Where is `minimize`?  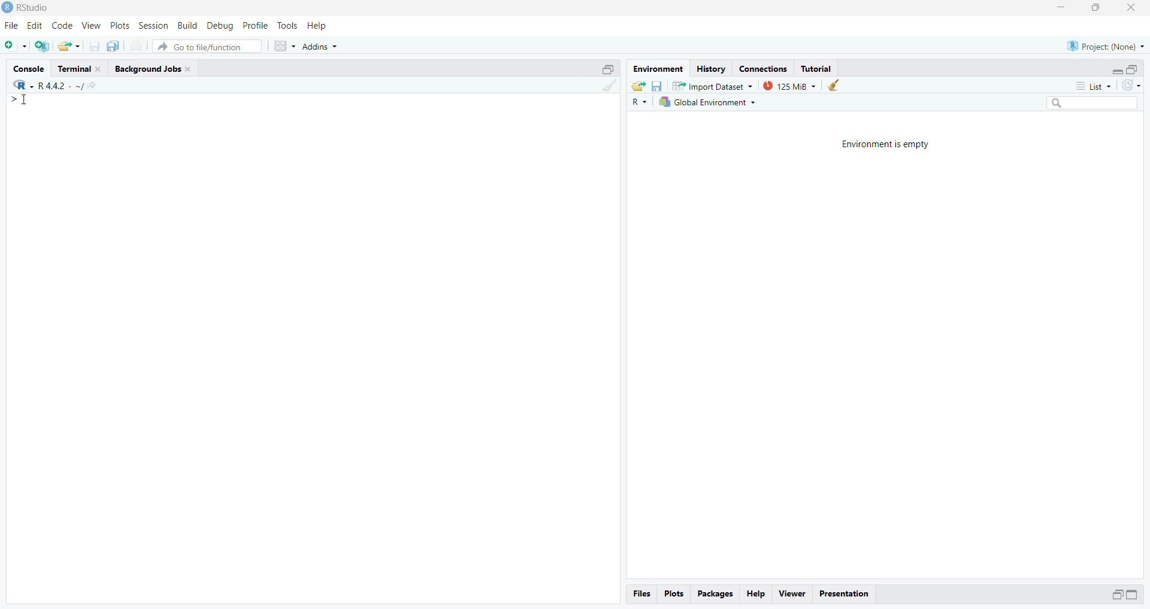 minimize is located at coordinates (608, 68).